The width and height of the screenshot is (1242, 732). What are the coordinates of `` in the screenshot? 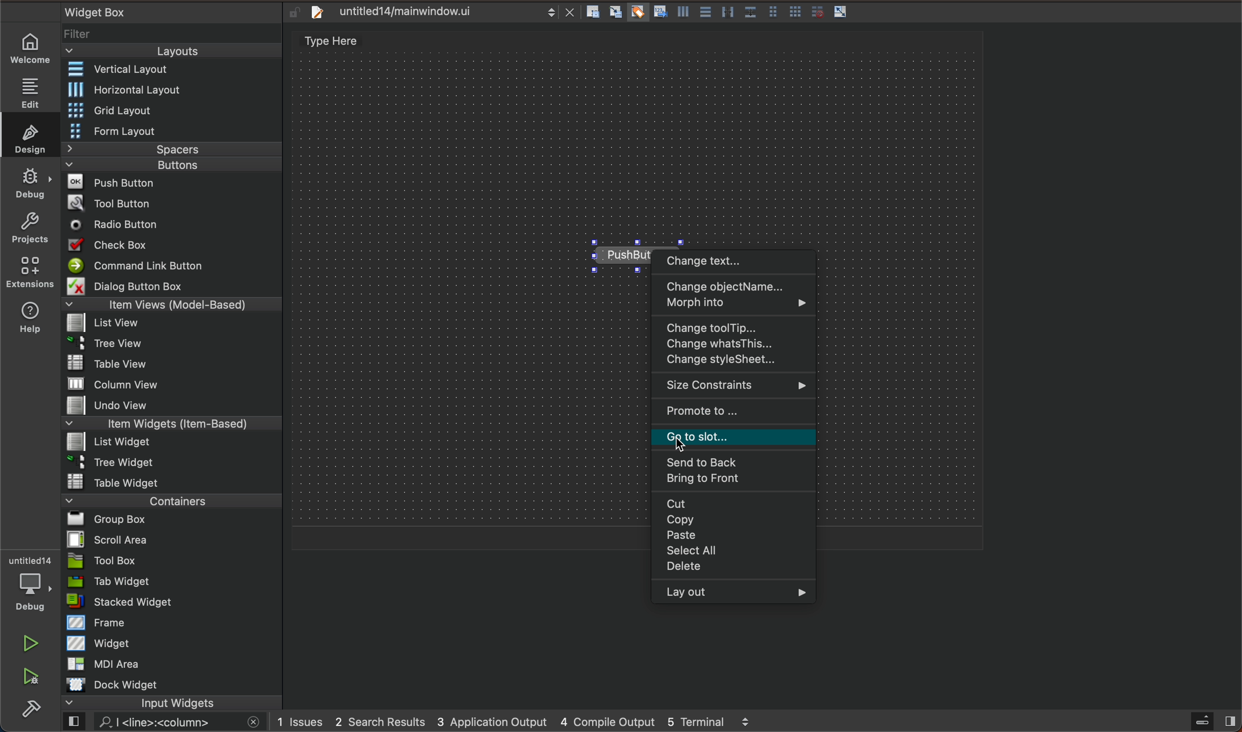 It's located at (591, 11).